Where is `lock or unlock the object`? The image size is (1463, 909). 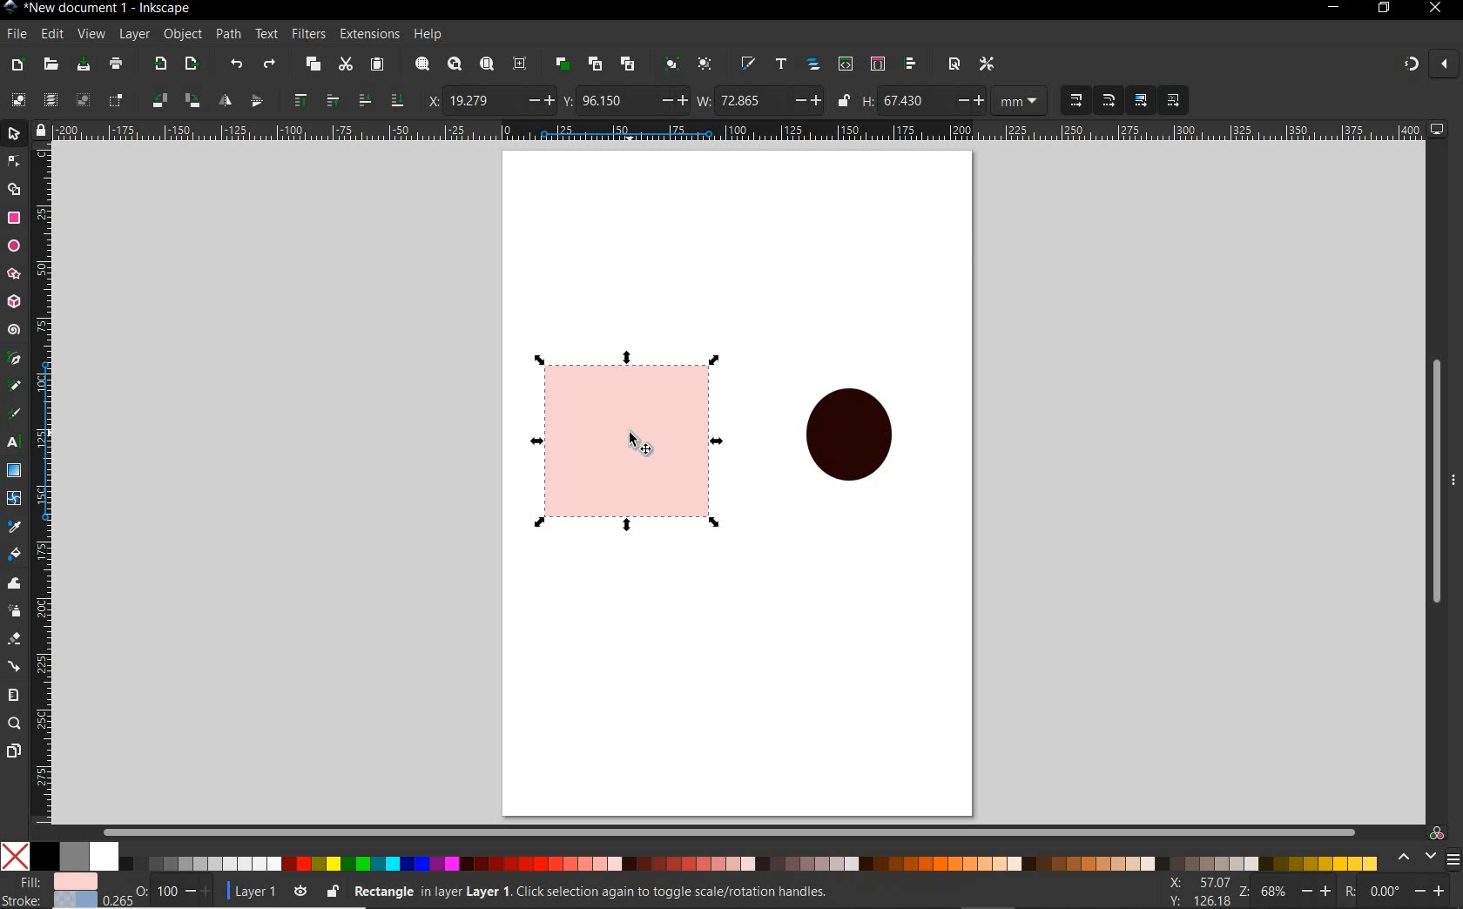
lock or unlock the object is located at coordinates (334, 891).